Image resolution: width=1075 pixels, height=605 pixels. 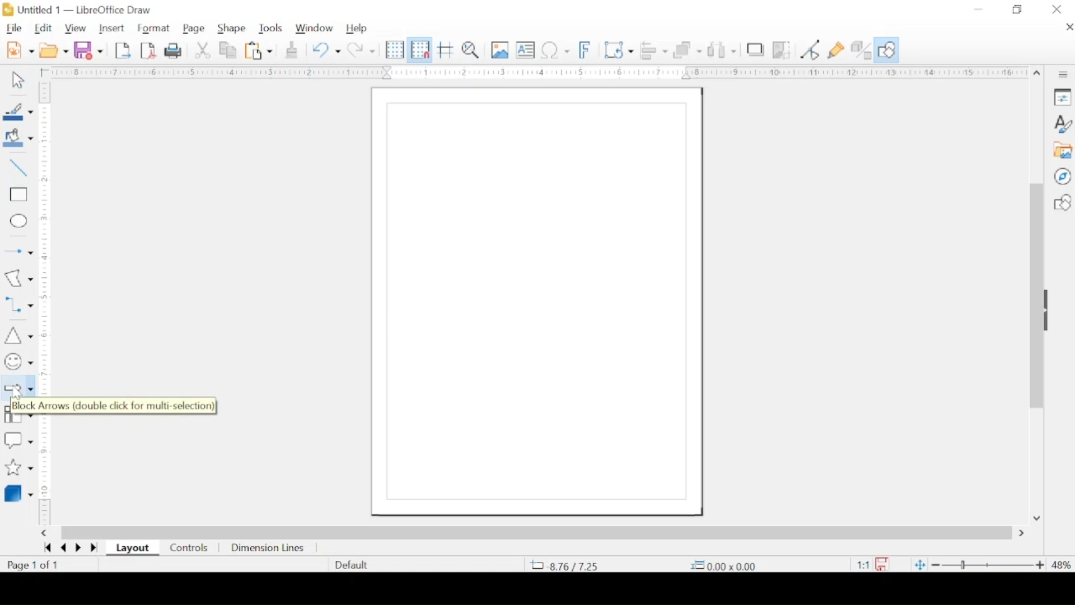 I want to click on connectors, so click(x=18, y=305).